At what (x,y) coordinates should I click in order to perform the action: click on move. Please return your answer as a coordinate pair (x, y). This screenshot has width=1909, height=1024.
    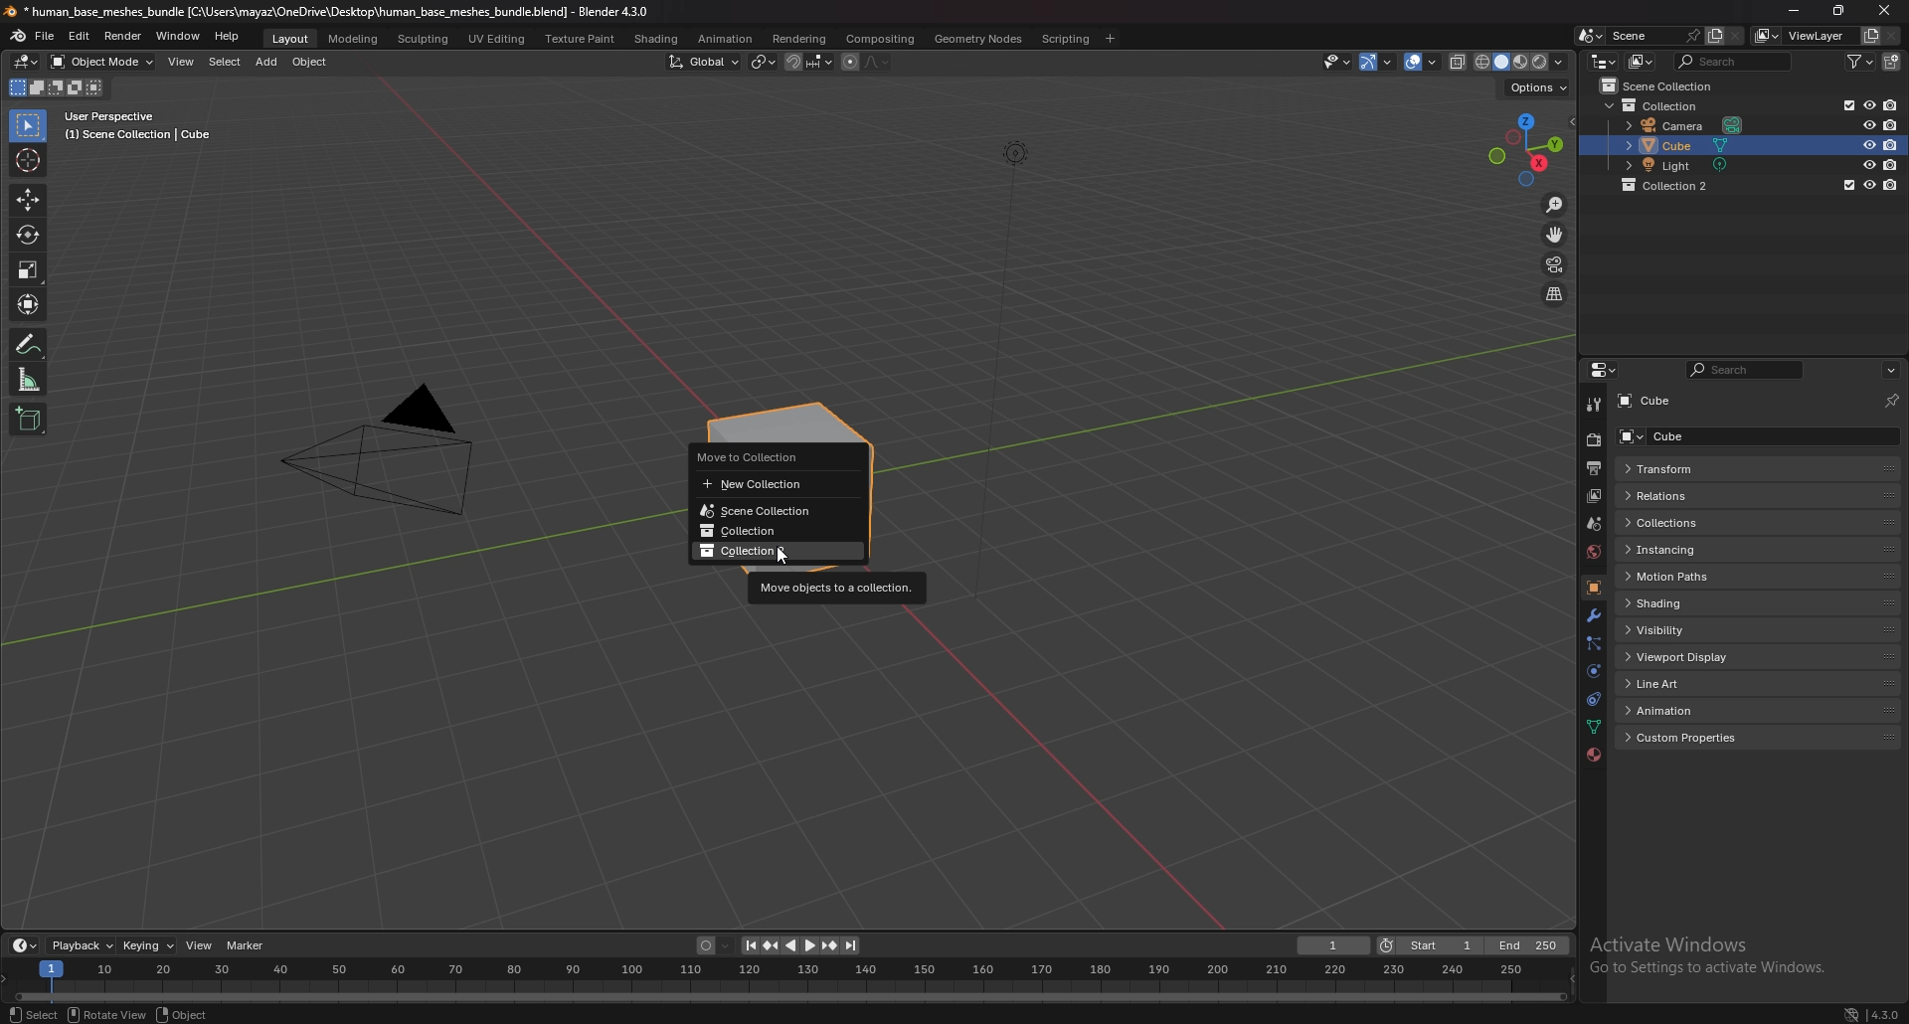
    Looking at the image, I should click on (28, 199).